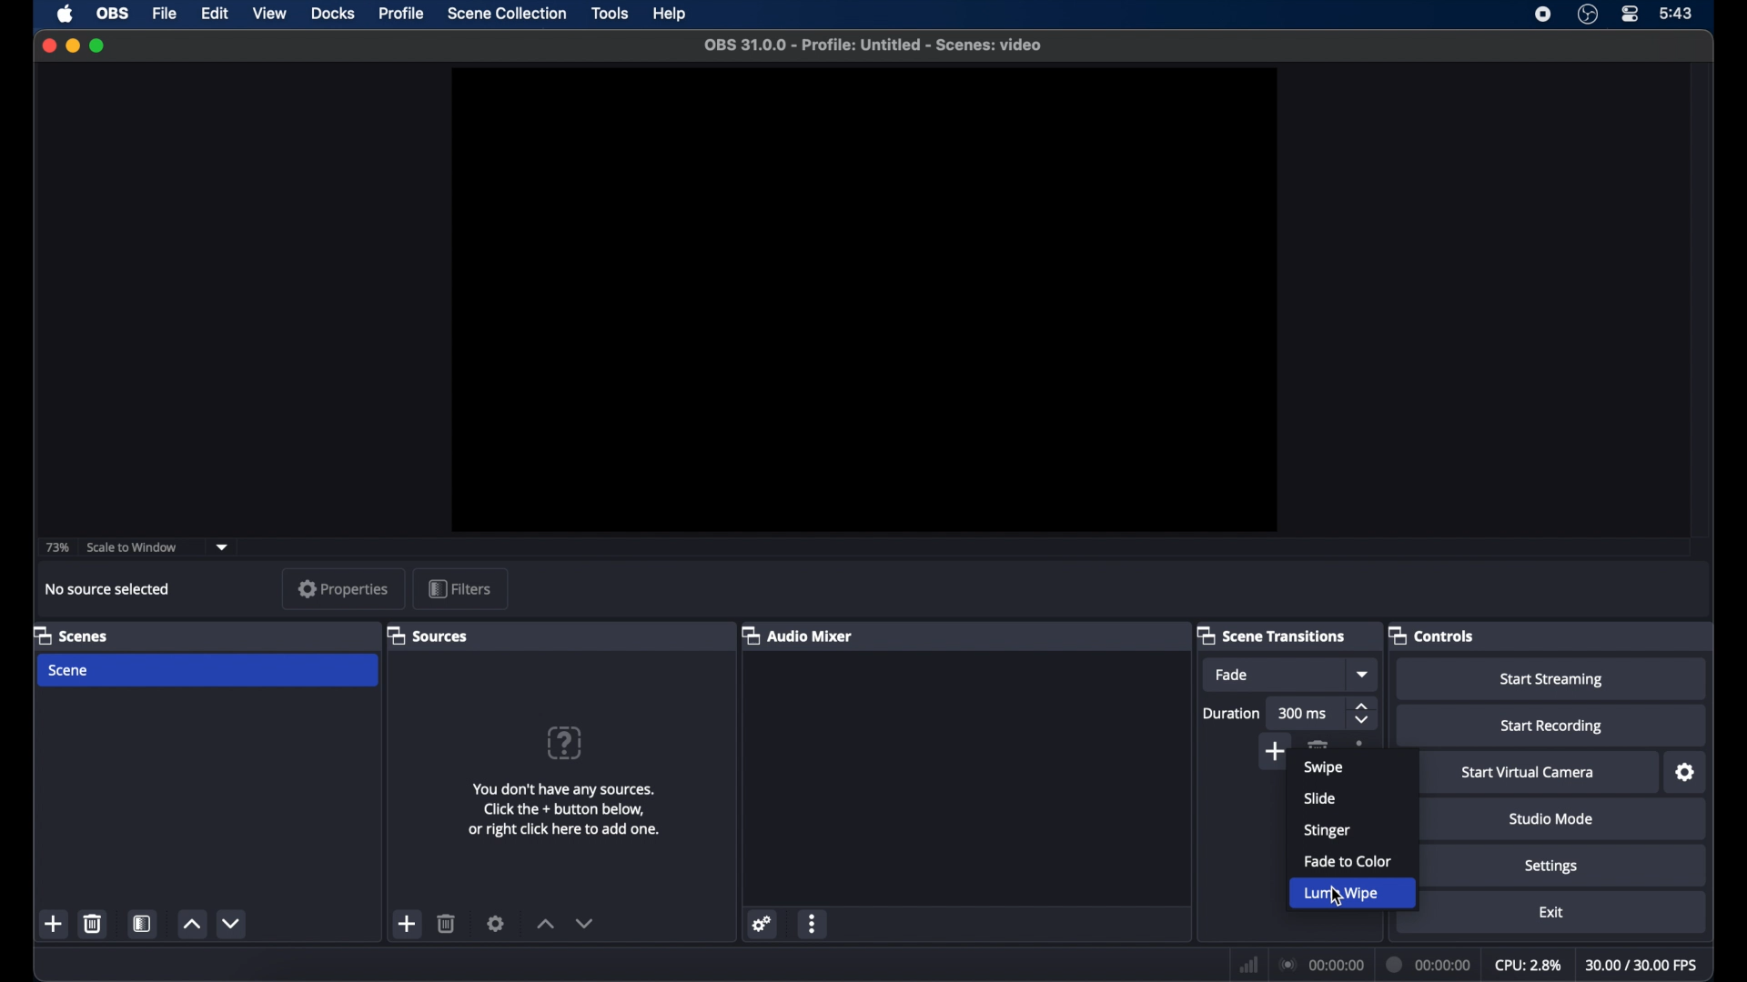 This screenshot has width=1747, height=982. Describe the element at coordinates (69, 671) in the screenshot. I see `scene` at that location.